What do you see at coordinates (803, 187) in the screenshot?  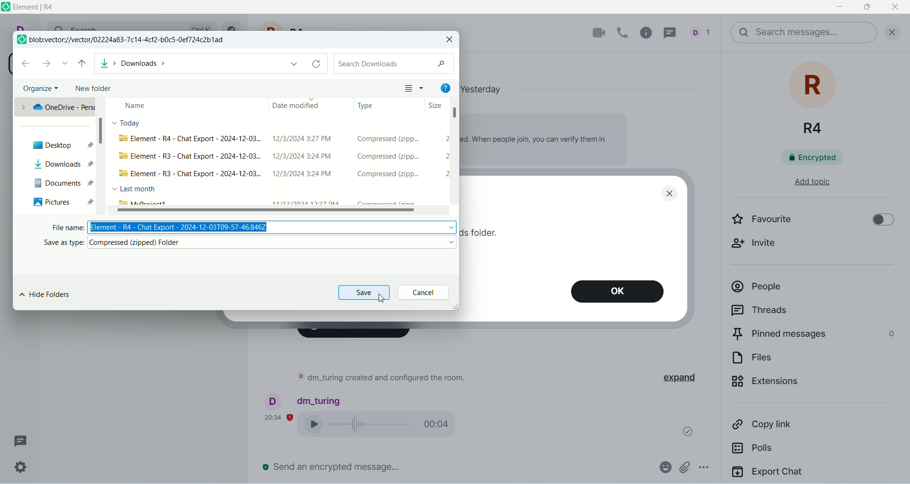 I see `add topic` at bounding box center [803, 187].